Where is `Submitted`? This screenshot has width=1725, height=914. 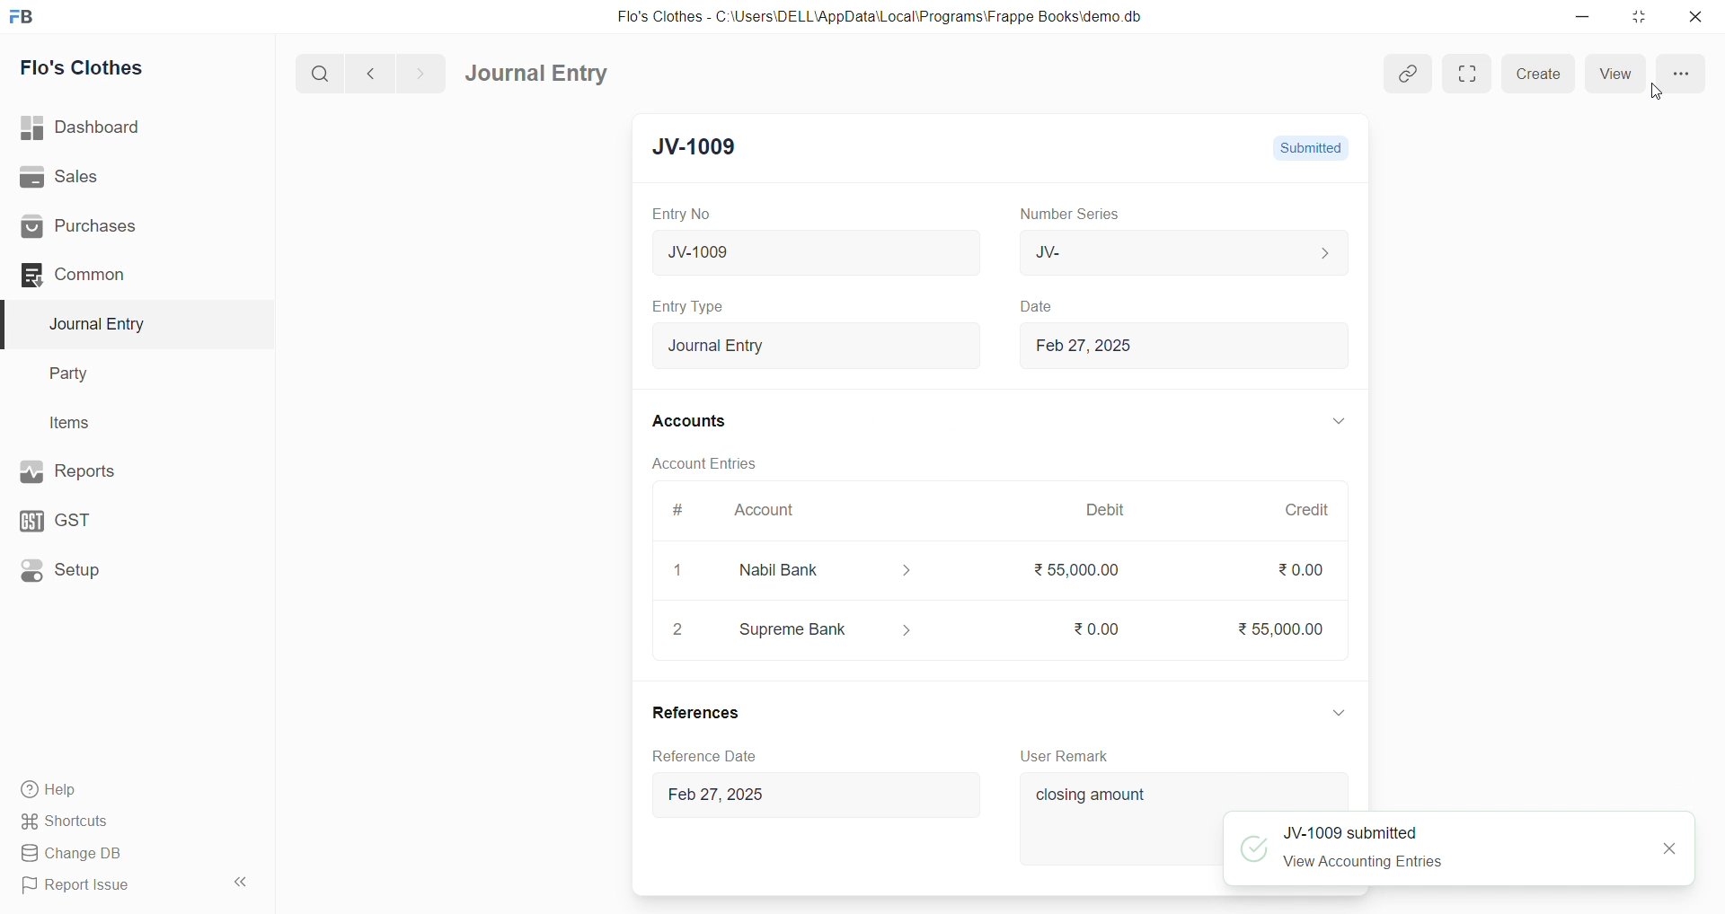 Submitted is located at coordinates (1312, 147).